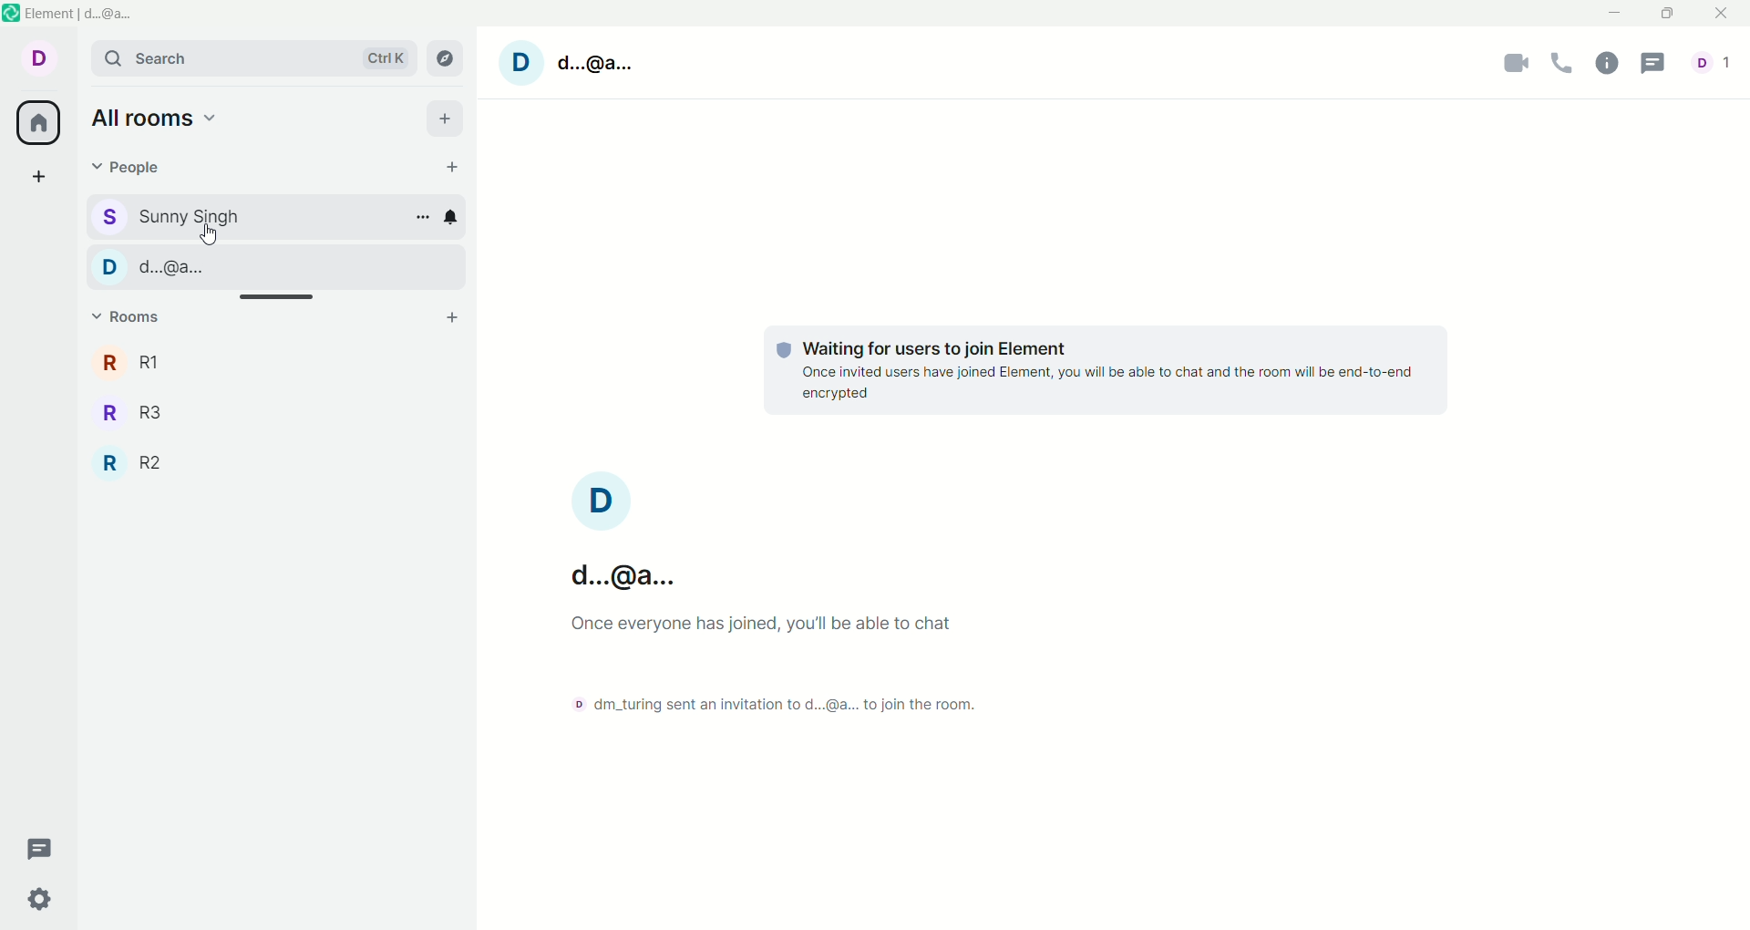 The image size is (1750, 930). What do you see at coordinates (12, 15) in the screenshot?
I see `logo` at bounding box center [12, 15].